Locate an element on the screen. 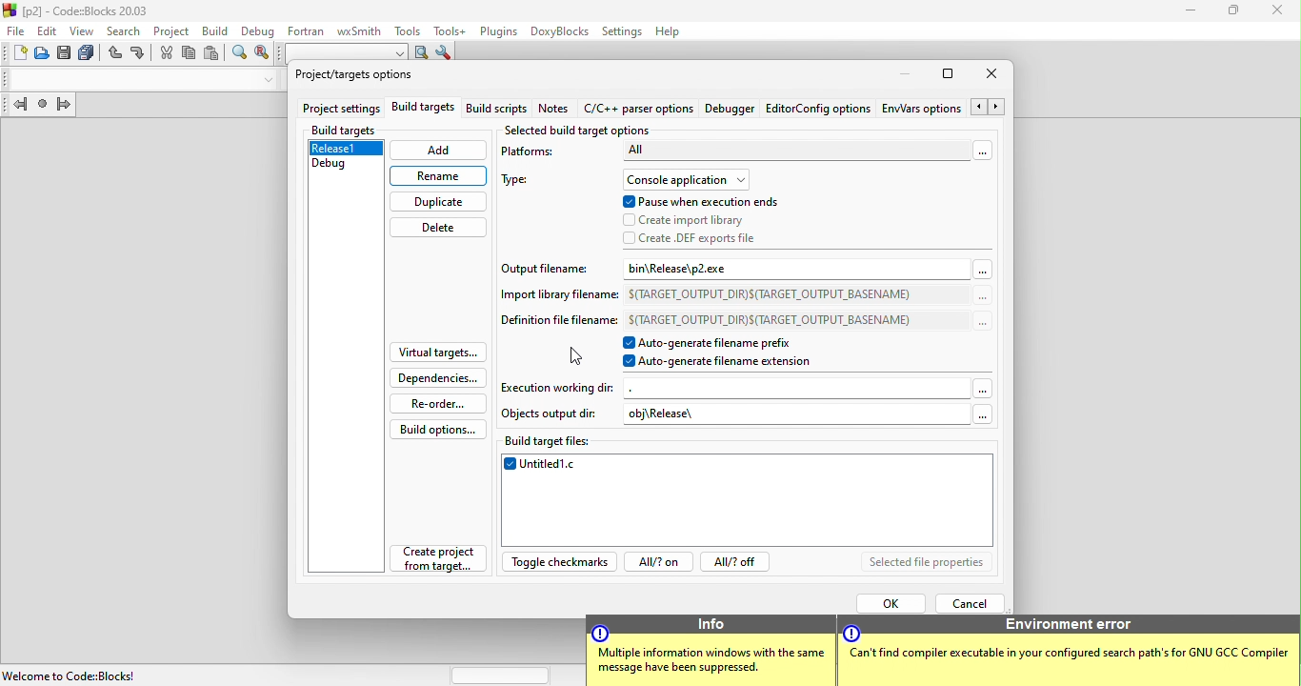 This screenshot has height=686, width=1301. add is located at coordinates (439, 151).